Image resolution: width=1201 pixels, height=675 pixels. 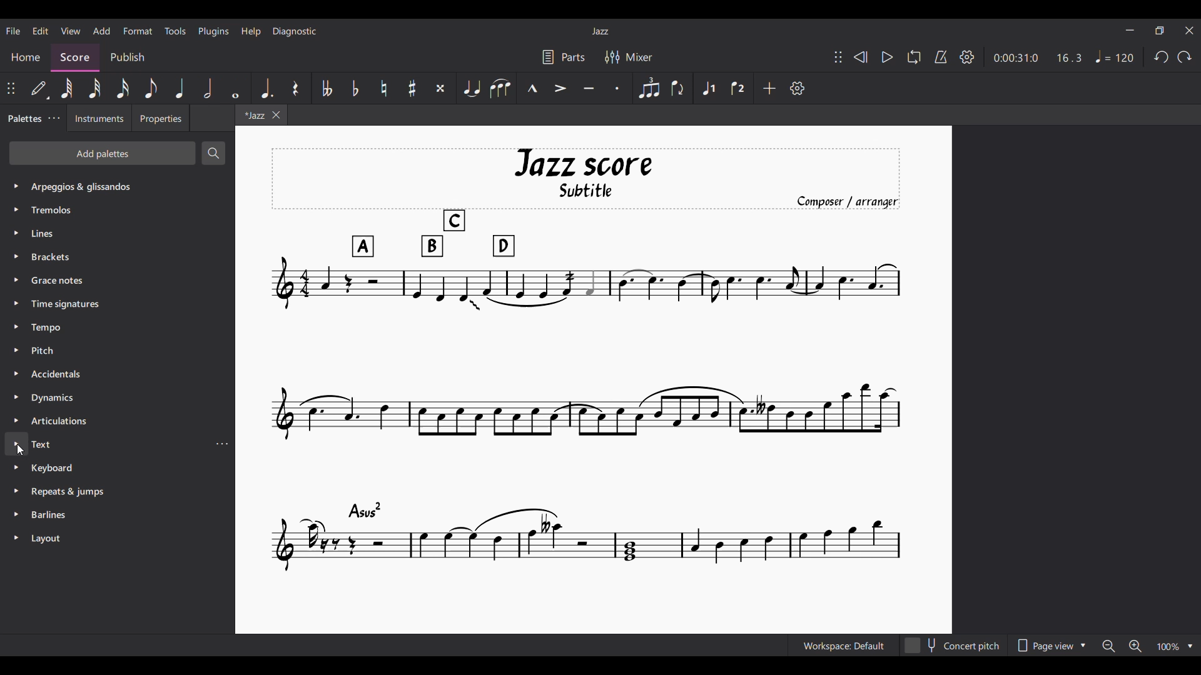 What do you see at coordinates (560, 88) in the screenshot?
I see `Accent` at bounding box center [560, 88].